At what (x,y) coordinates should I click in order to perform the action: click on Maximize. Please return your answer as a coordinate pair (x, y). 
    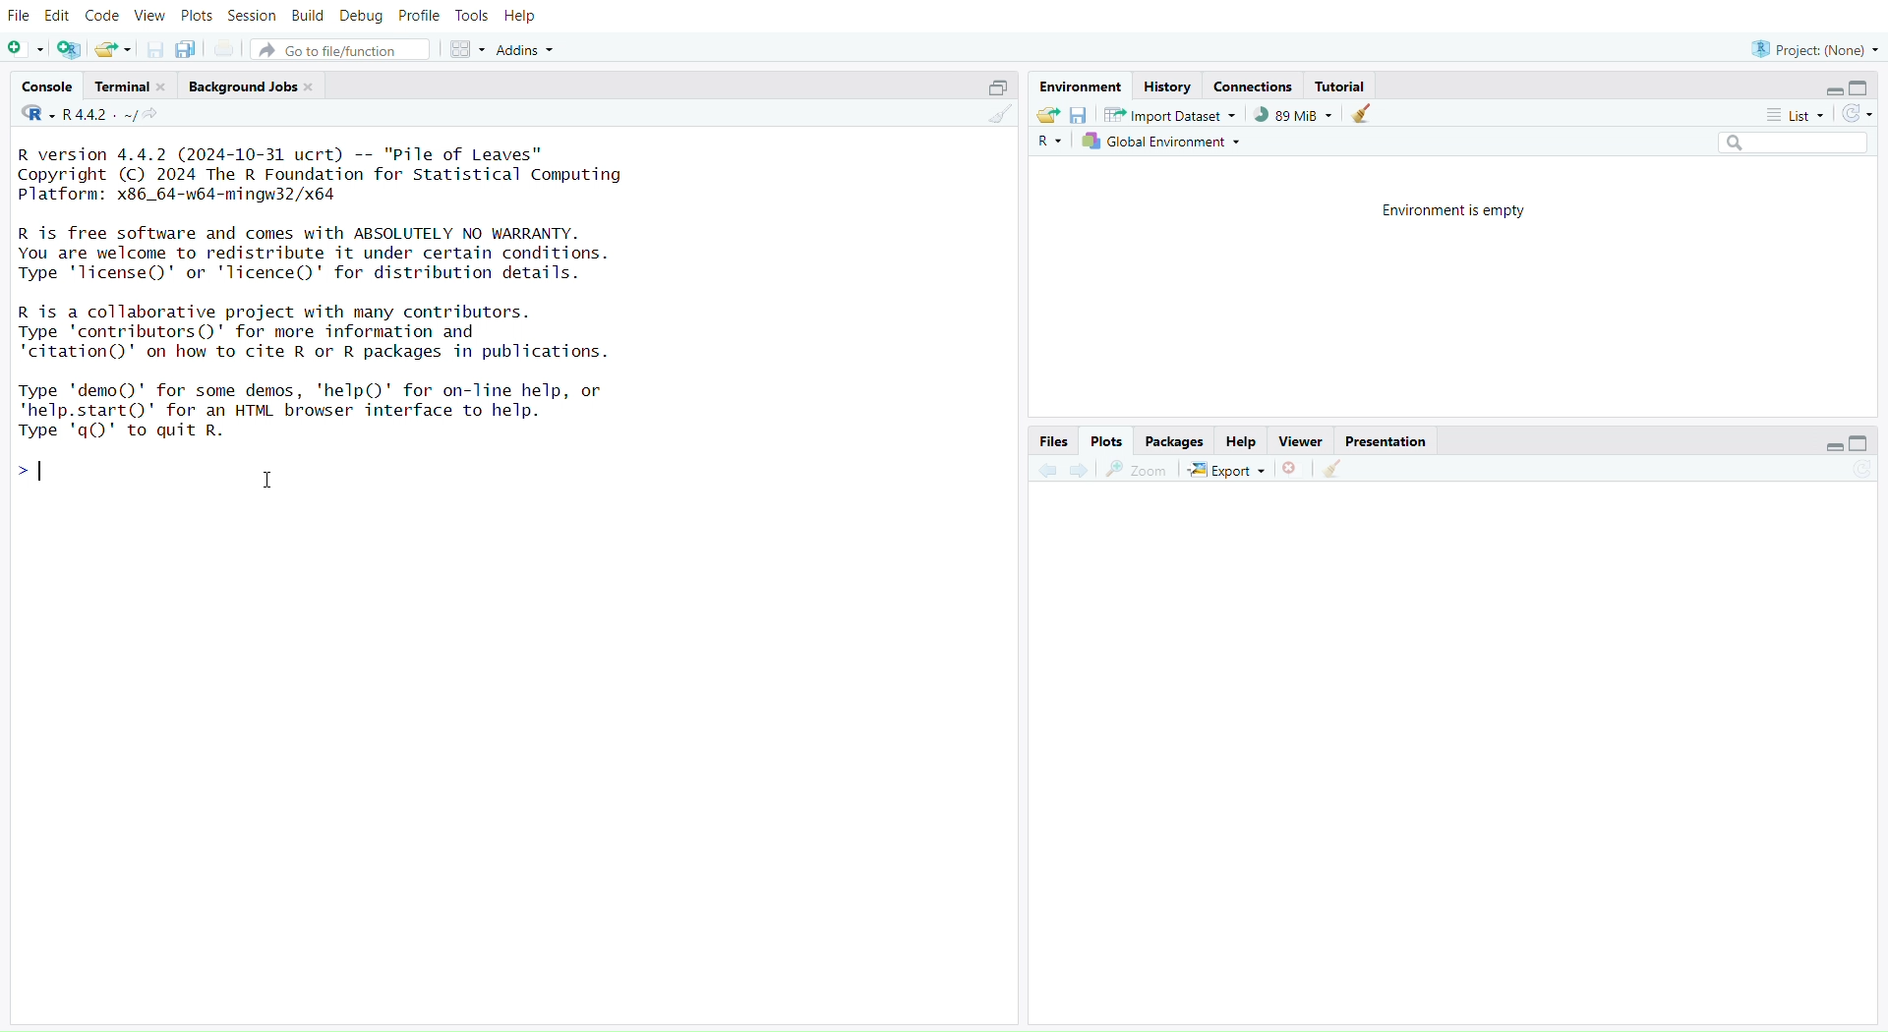
    Looking at the image, I should click on (1863, 88).